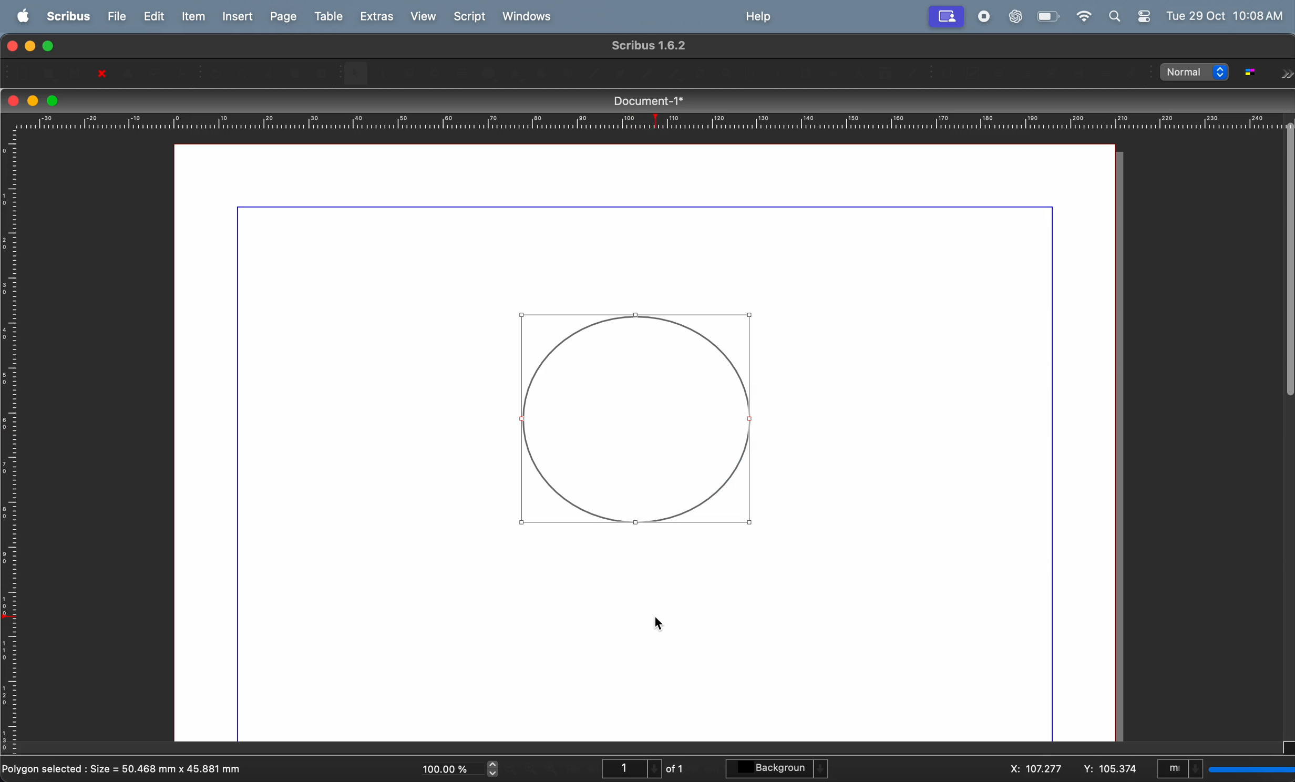  What do you see at coordinates (22, 16) in the screenshot?
I see `apple menu` at bounding box center [22, 16].